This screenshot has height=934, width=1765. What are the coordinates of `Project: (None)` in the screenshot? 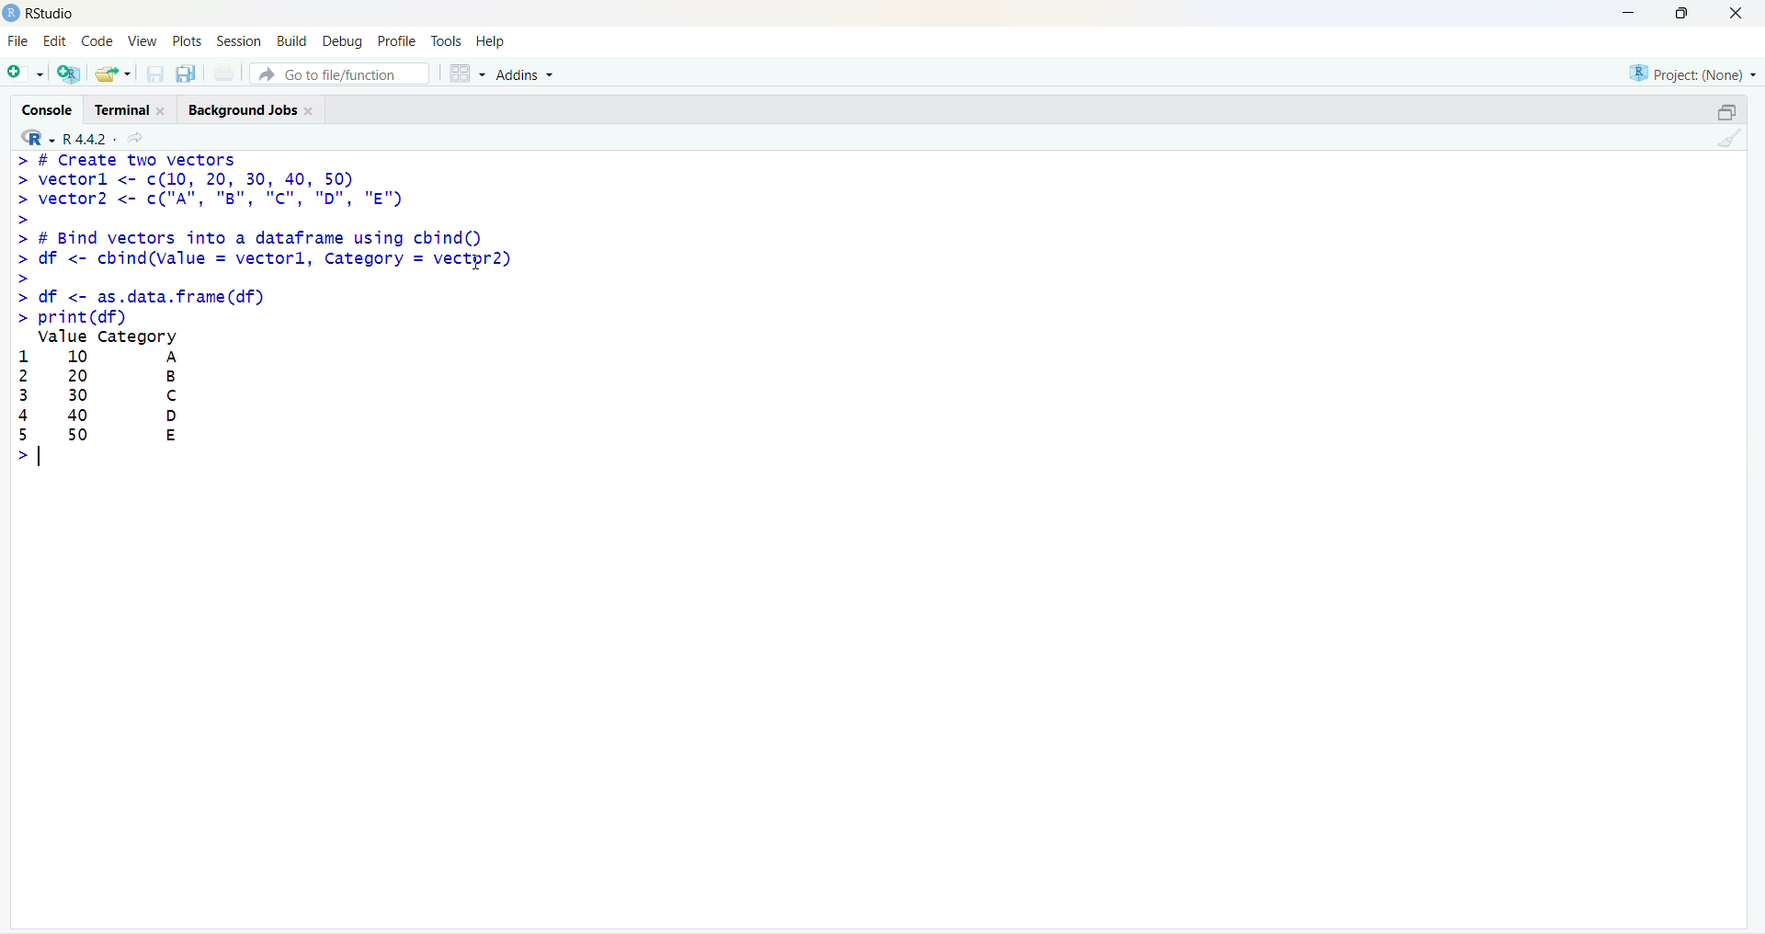 It's located at (1691, 74).